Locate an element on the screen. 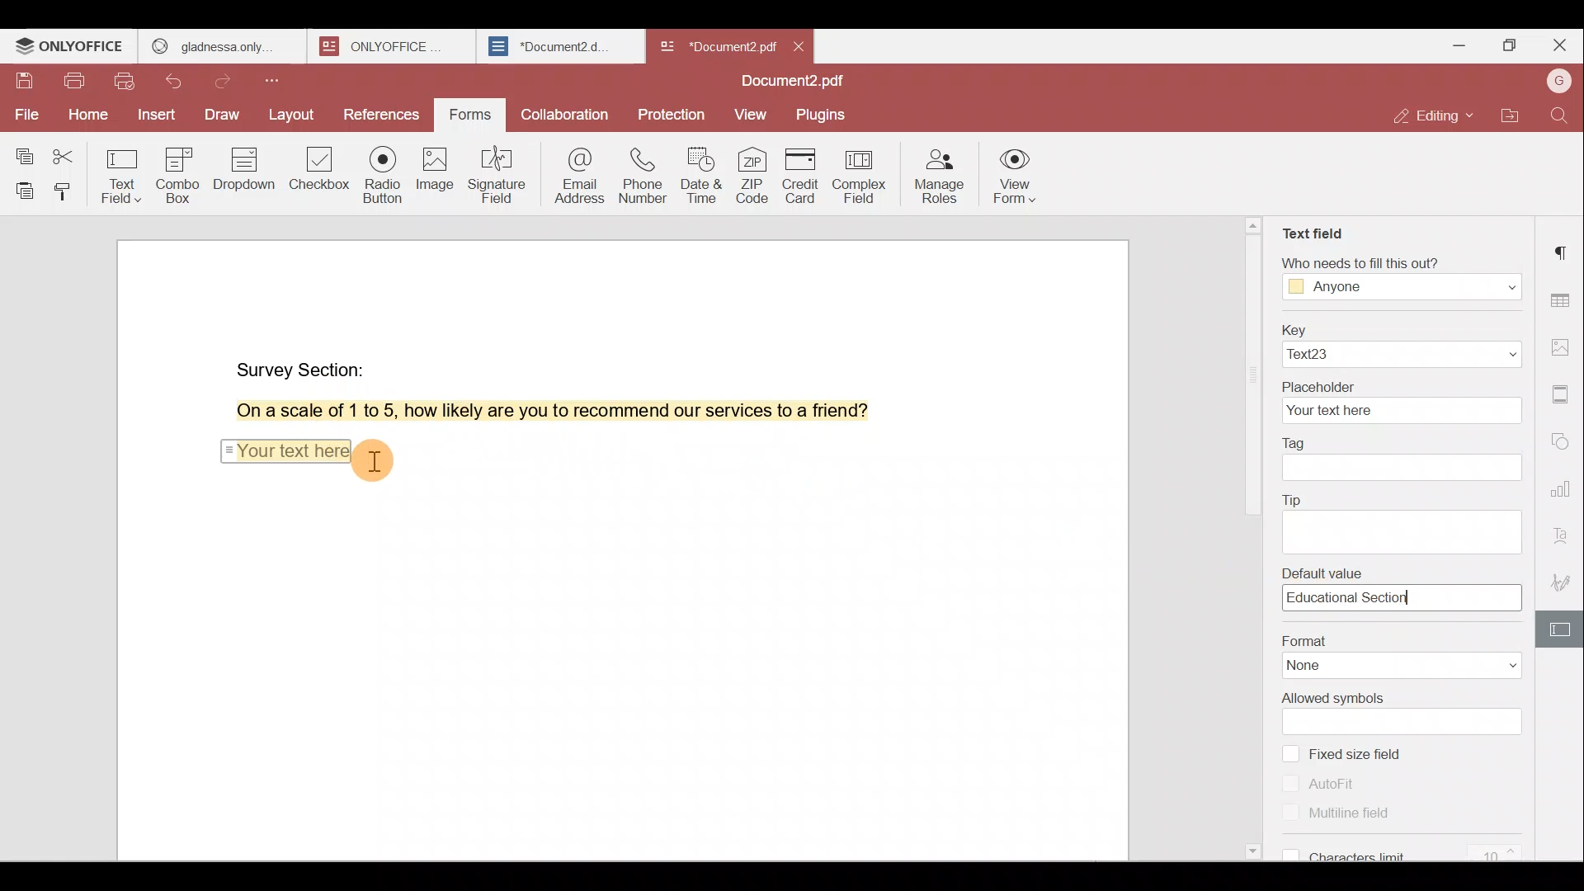  Document2.pdf is located at coordinates (714, 45).